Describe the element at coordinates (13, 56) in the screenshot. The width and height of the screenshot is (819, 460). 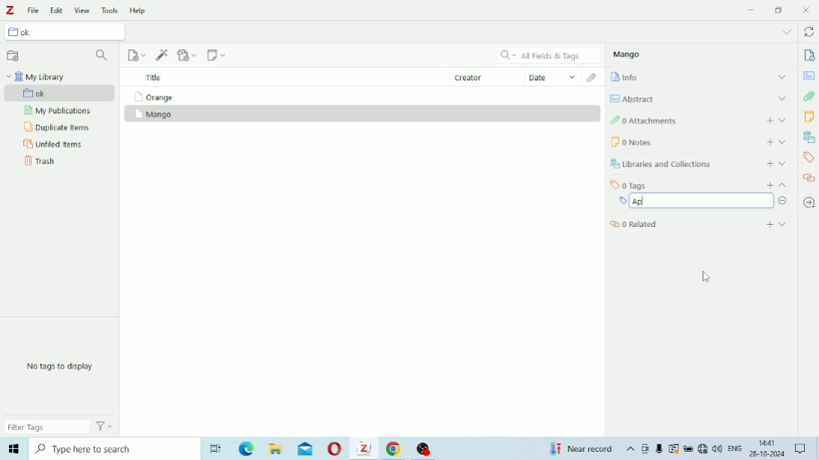
I see `New Collection` at that location.